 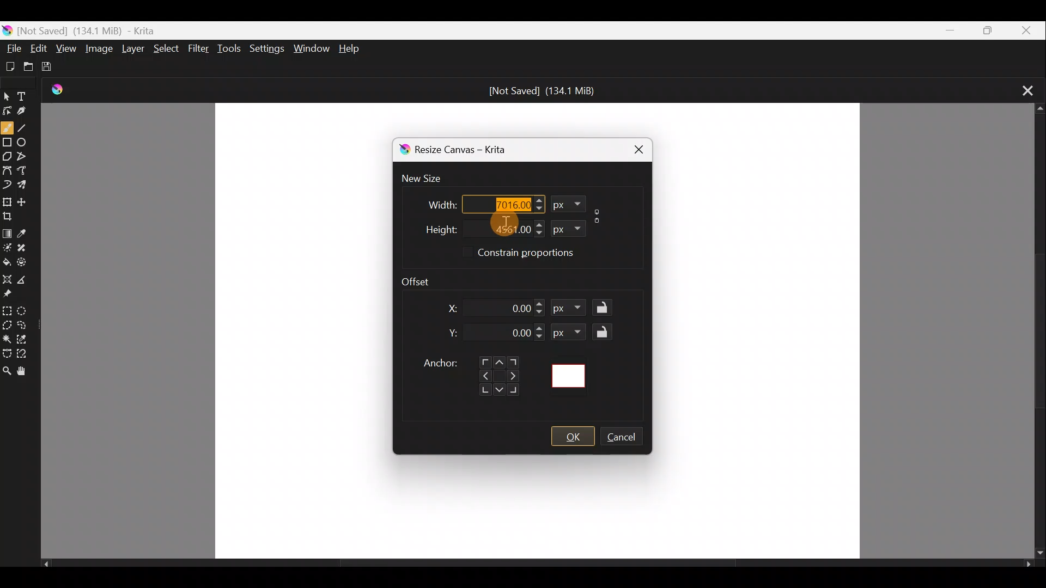 What do you see at coordinates (633, 148) in the screenshot?
I see `Close` at bounding box center [633, 148].